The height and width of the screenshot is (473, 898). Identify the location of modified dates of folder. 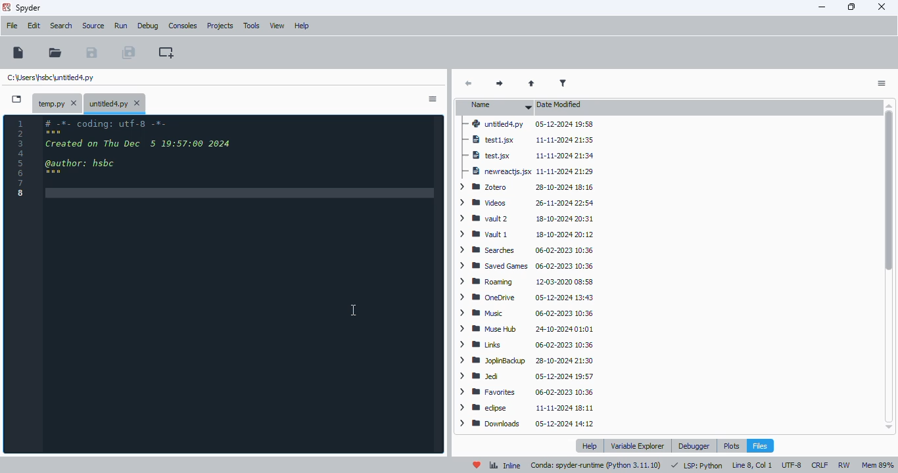
(576, 275).